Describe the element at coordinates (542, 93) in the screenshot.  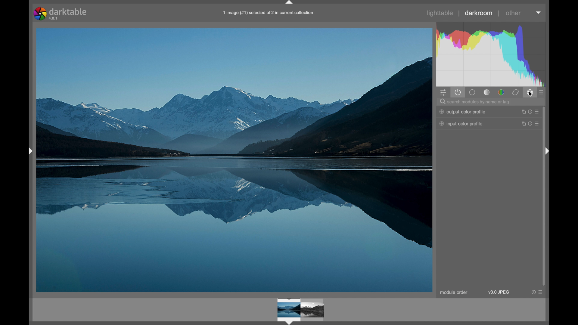
I see `presets` at that location.